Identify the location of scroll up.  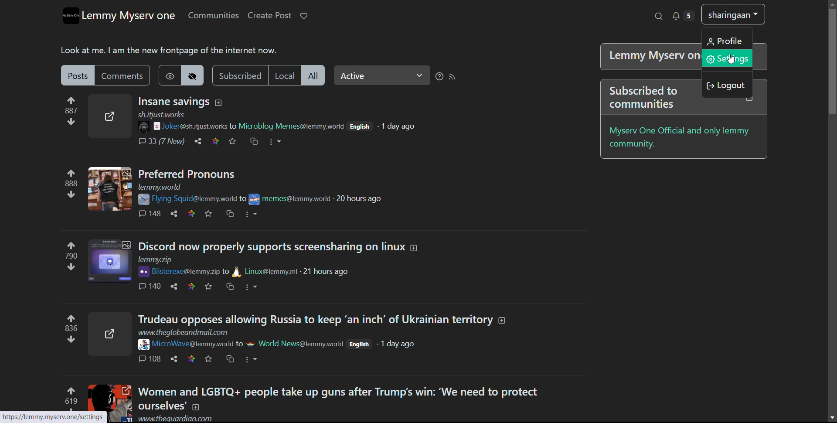
(832, 3).